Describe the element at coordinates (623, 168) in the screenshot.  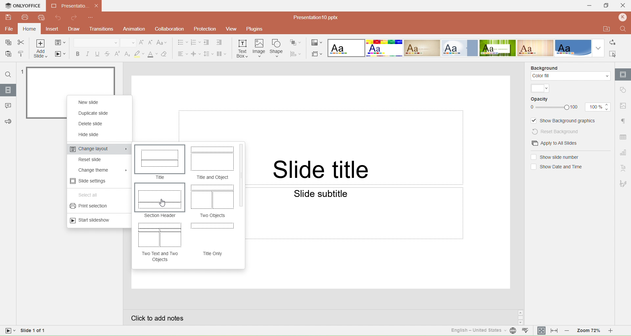
I see `Text art setting` at that location.